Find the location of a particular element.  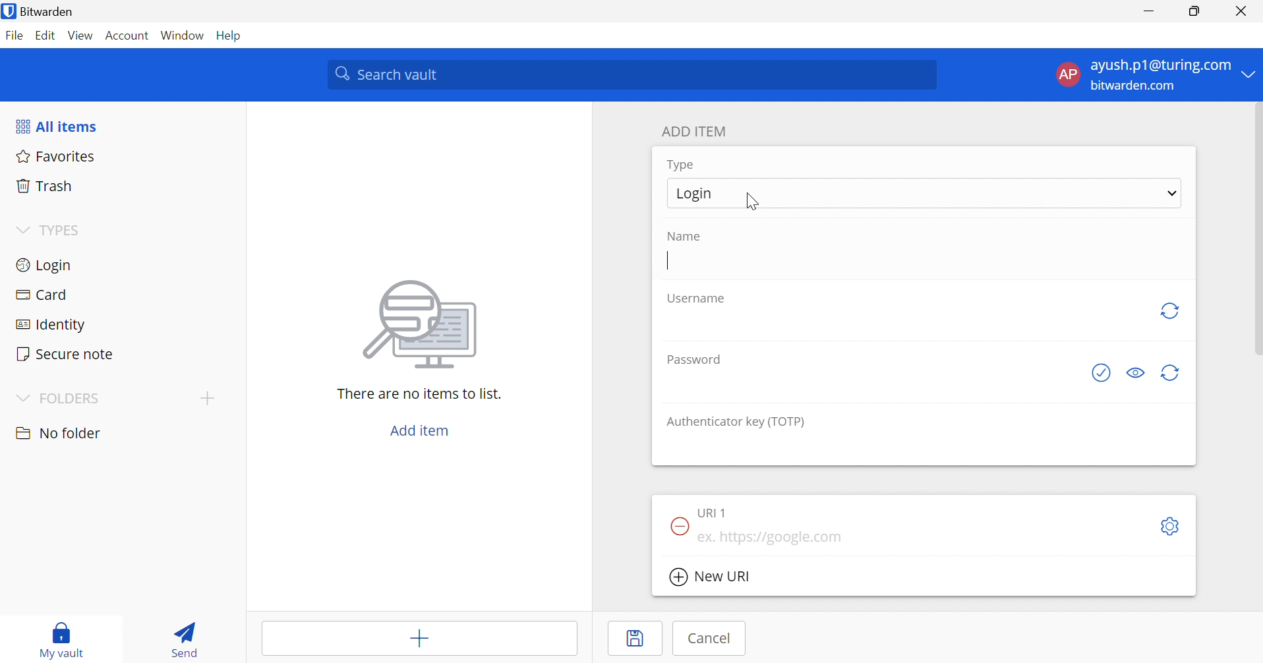

Favourites is located at coordinates (57, 158).